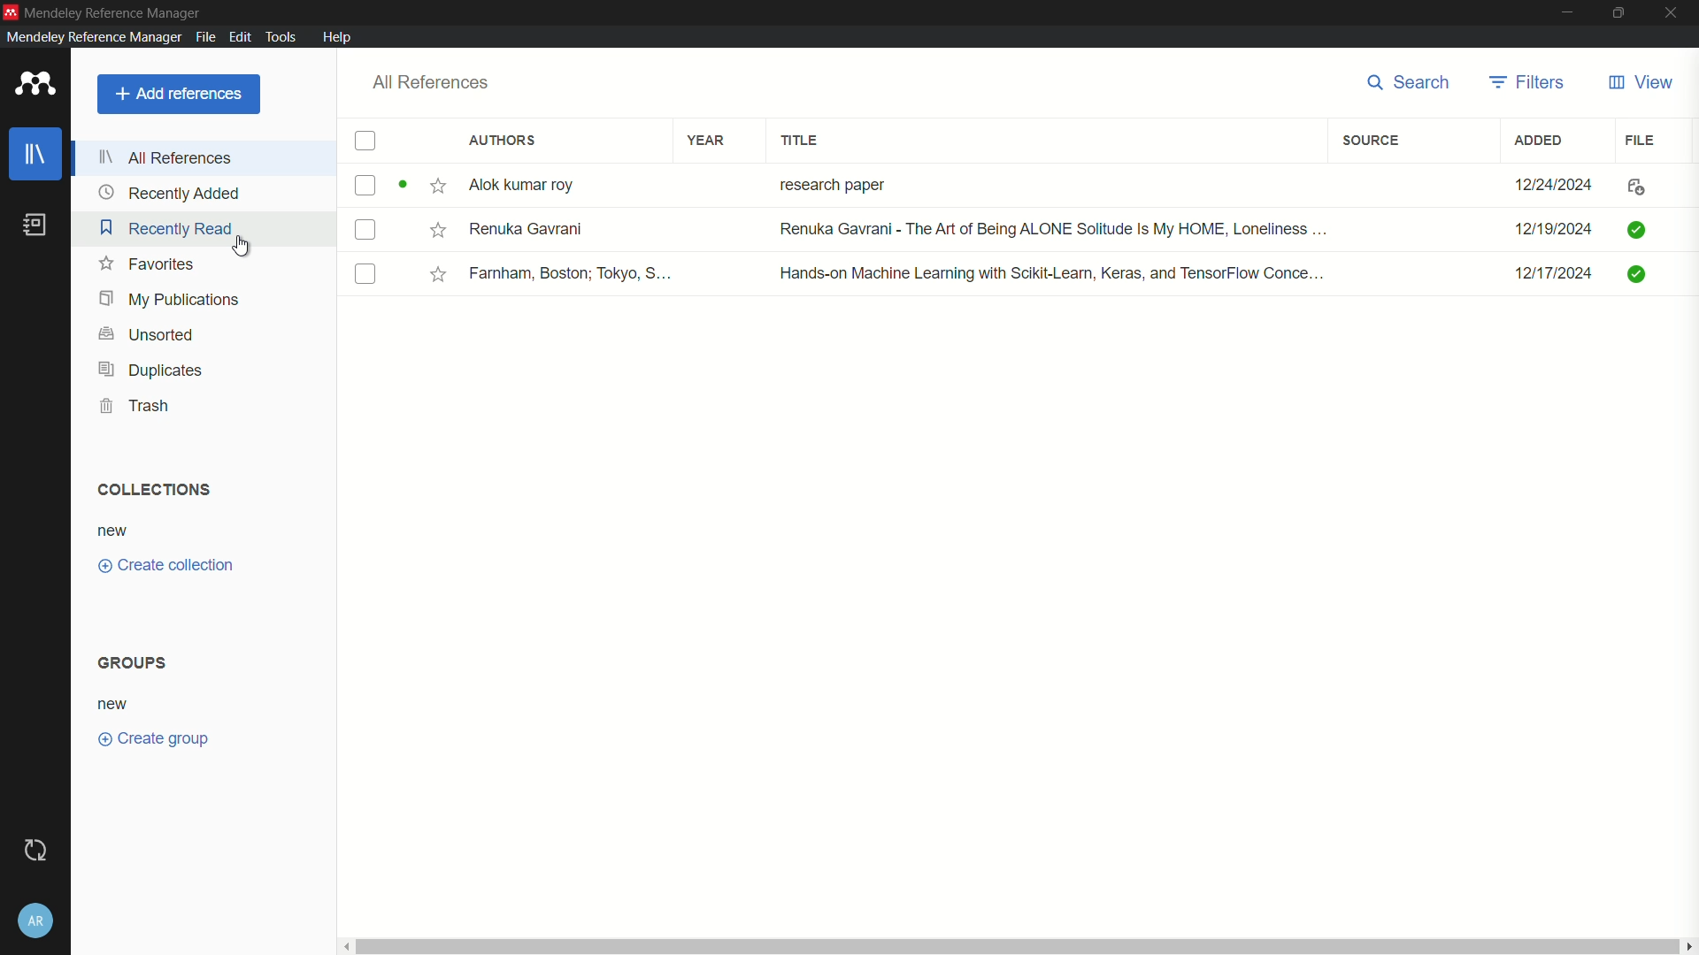 The image size is (1699, 955). I want to click on (un)select, so click(366, 231).